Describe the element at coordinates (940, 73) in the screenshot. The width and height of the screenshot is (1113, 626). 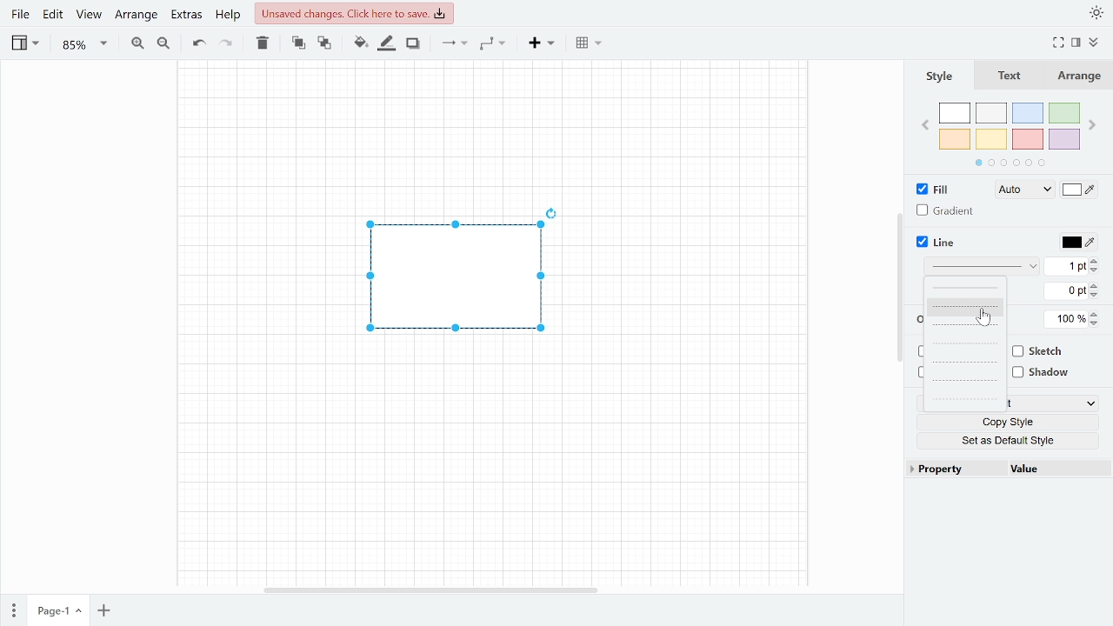
I see `Style` at that location.